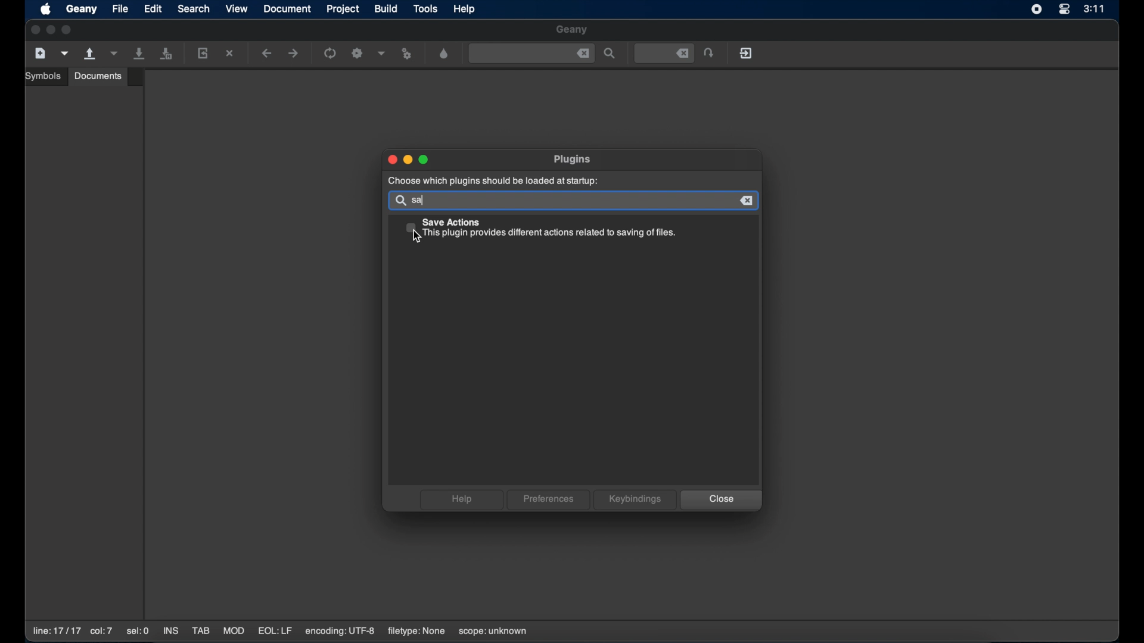 The width and height of the screenshot is (1144, 643). What do you see at coordinates (267, 54) in the screenshot?
I see `navigate backward a location` at bounding box center [267, 54].